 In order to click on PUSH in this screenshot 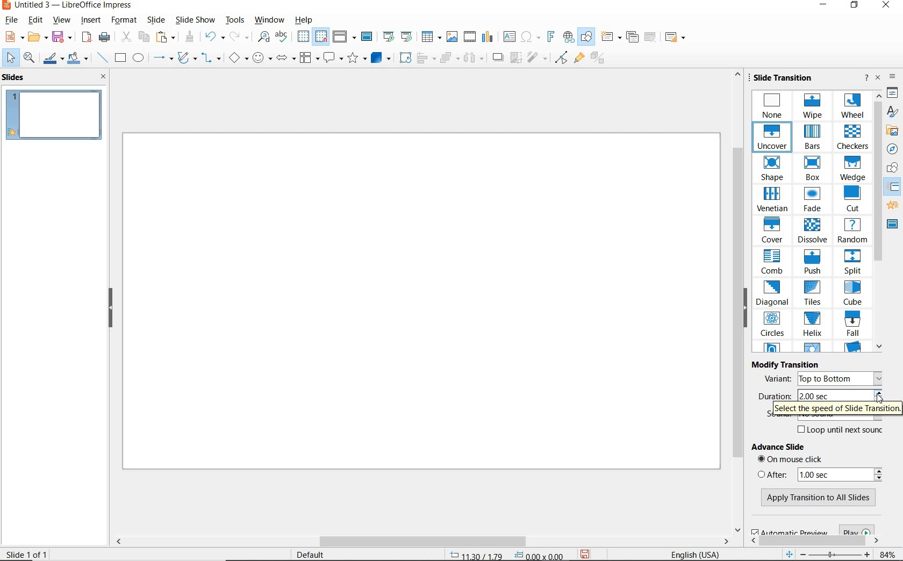, I will do `click(813, 263)`.